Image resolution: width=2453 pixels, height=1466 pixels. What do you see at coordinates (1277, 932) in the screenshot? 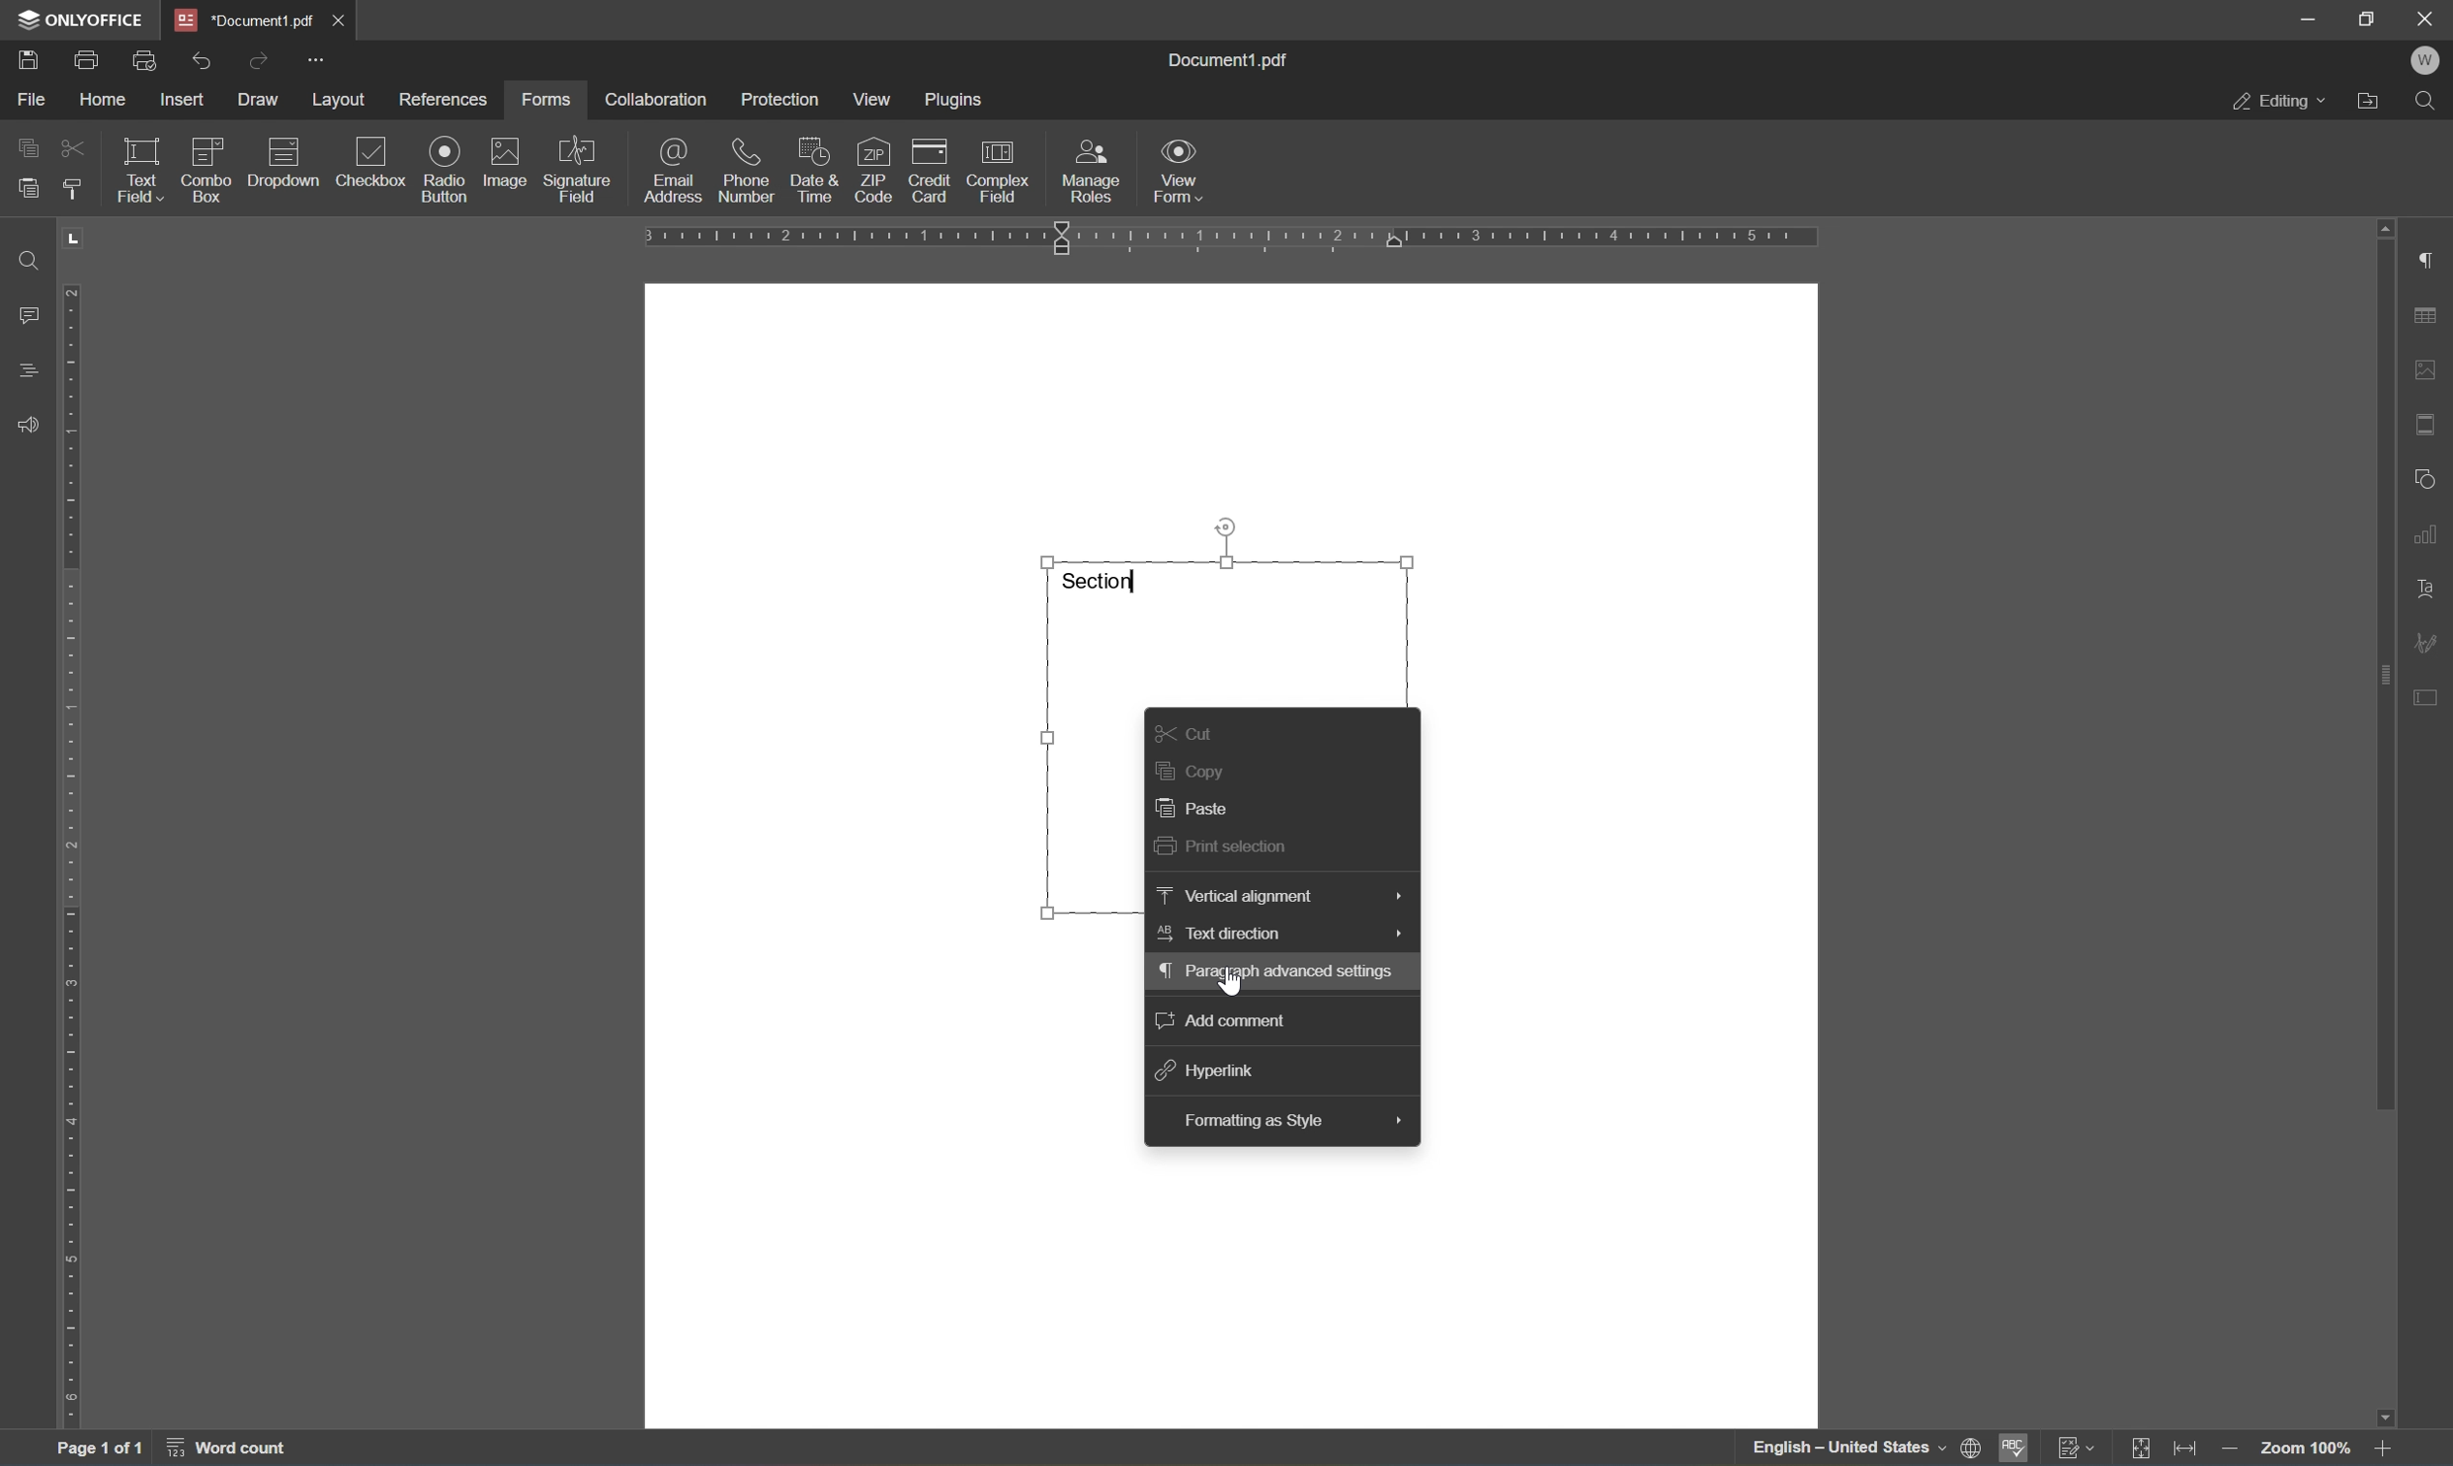
I see `text direction` at bounding box center [1277, 932].